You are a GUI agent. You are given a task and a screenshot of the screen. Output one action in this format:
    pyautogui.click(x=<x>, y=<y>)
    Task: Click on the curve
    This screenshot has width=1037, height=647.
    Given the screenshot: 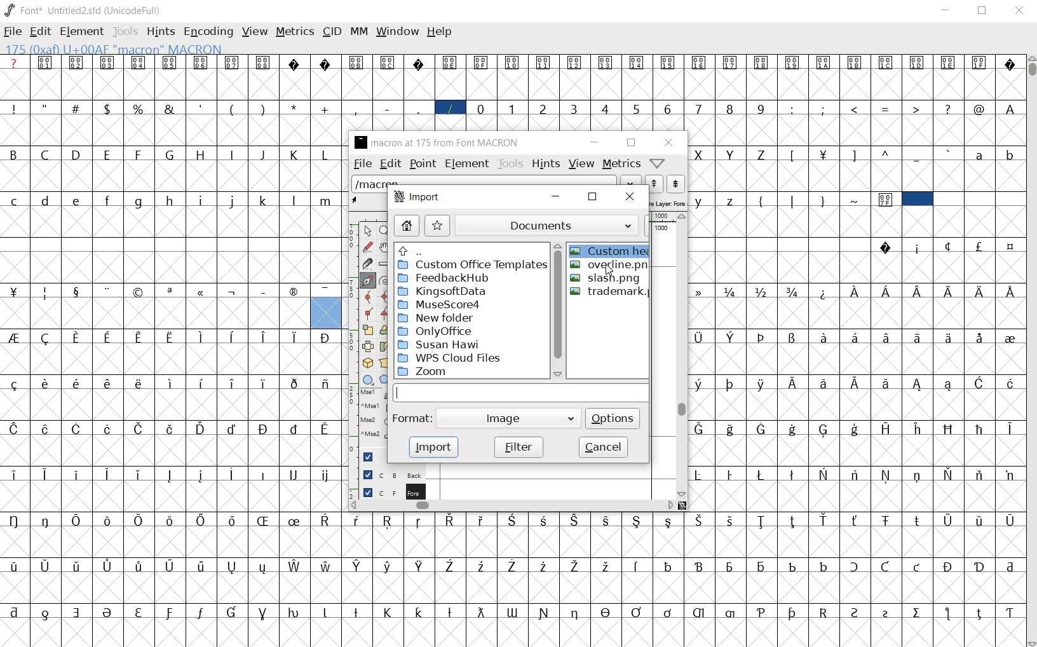 What is the action you would take?
    pyautogui.click(x=365, y=297)
    